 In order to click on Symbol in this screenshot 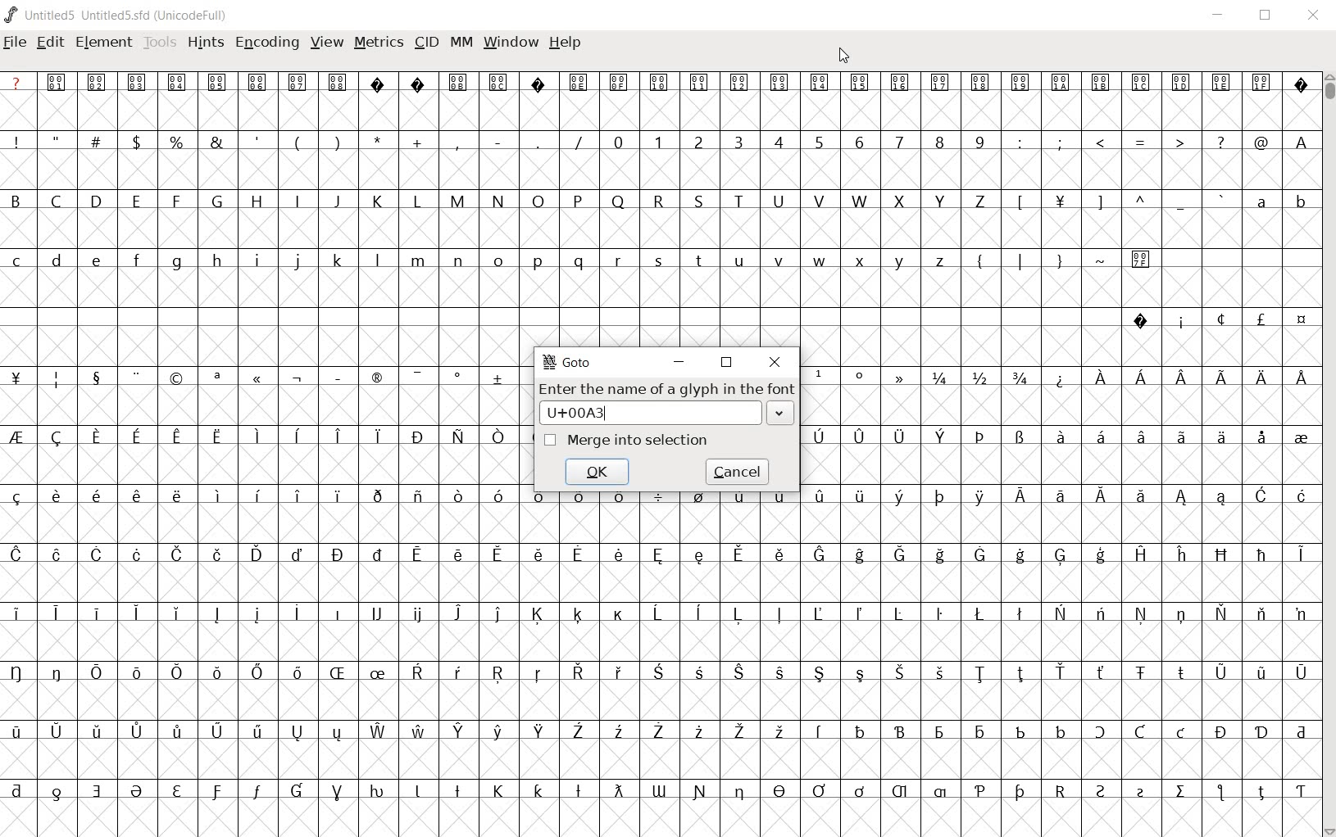, I will do `click(579, 83)`.